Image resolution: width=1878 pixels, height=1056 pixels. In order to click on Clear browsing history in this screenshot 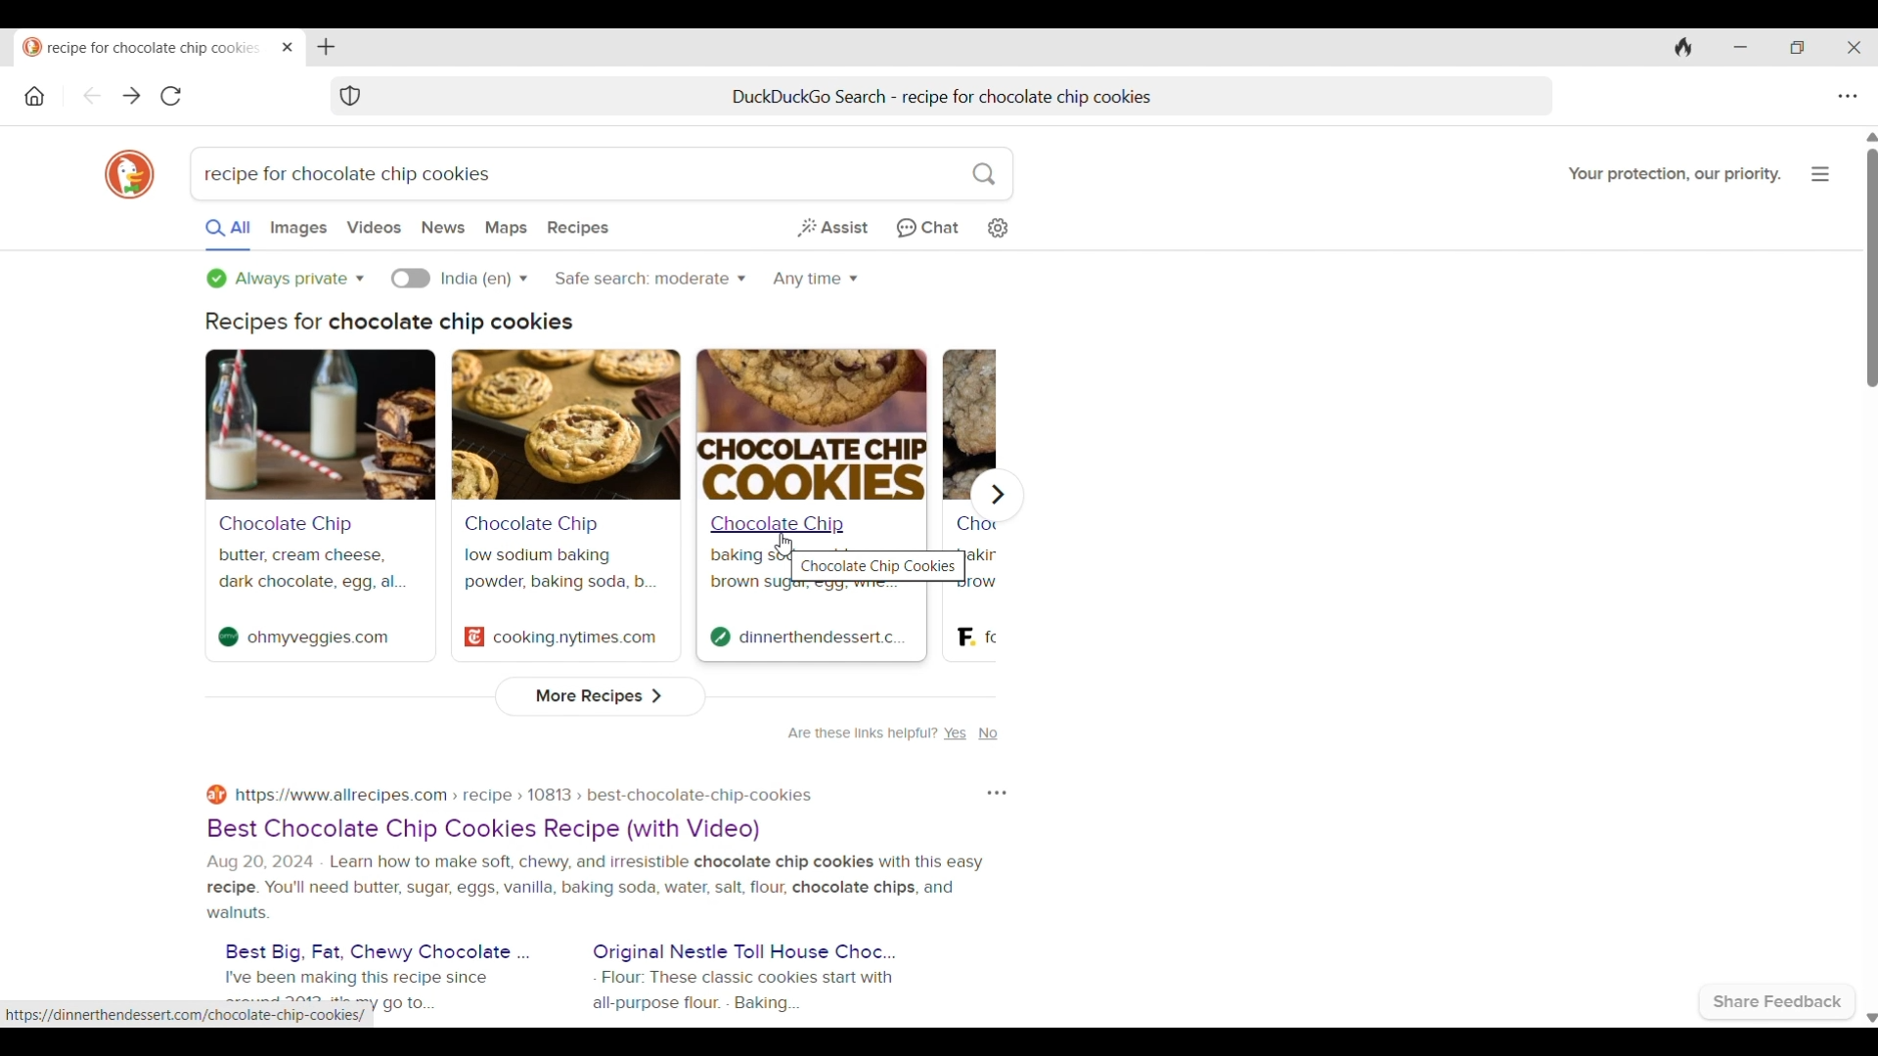, I will do `click(1679, 49)`.